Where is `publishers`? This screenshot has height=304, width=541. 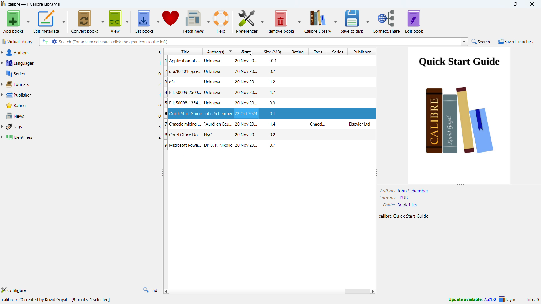 publishers is located at coordinates (83, 95).